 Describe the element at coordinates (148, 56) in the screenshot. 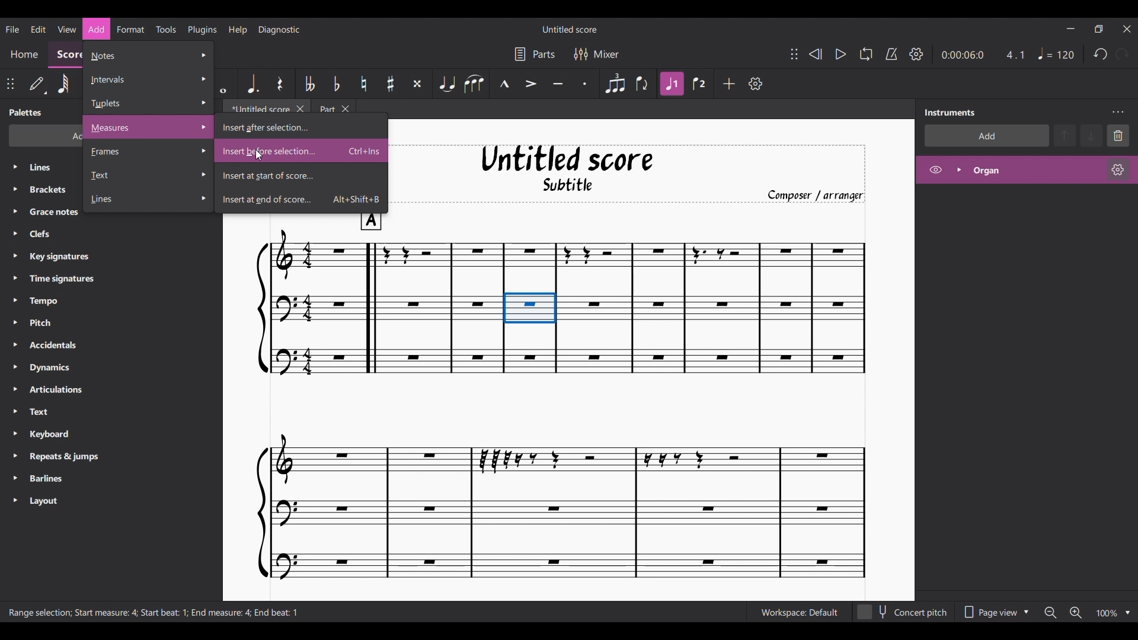

I see `Notes options` at that location.